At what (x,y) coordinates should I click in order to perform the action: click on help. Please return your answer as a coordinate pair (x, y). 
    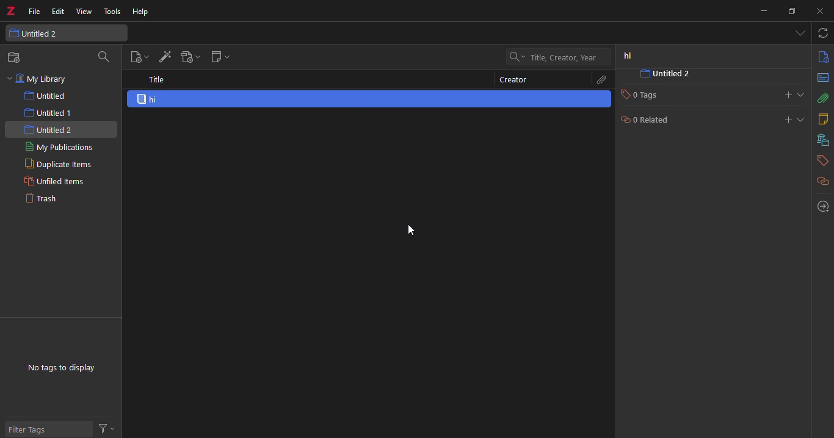
    Looking at the image, I should click on (142, 12).